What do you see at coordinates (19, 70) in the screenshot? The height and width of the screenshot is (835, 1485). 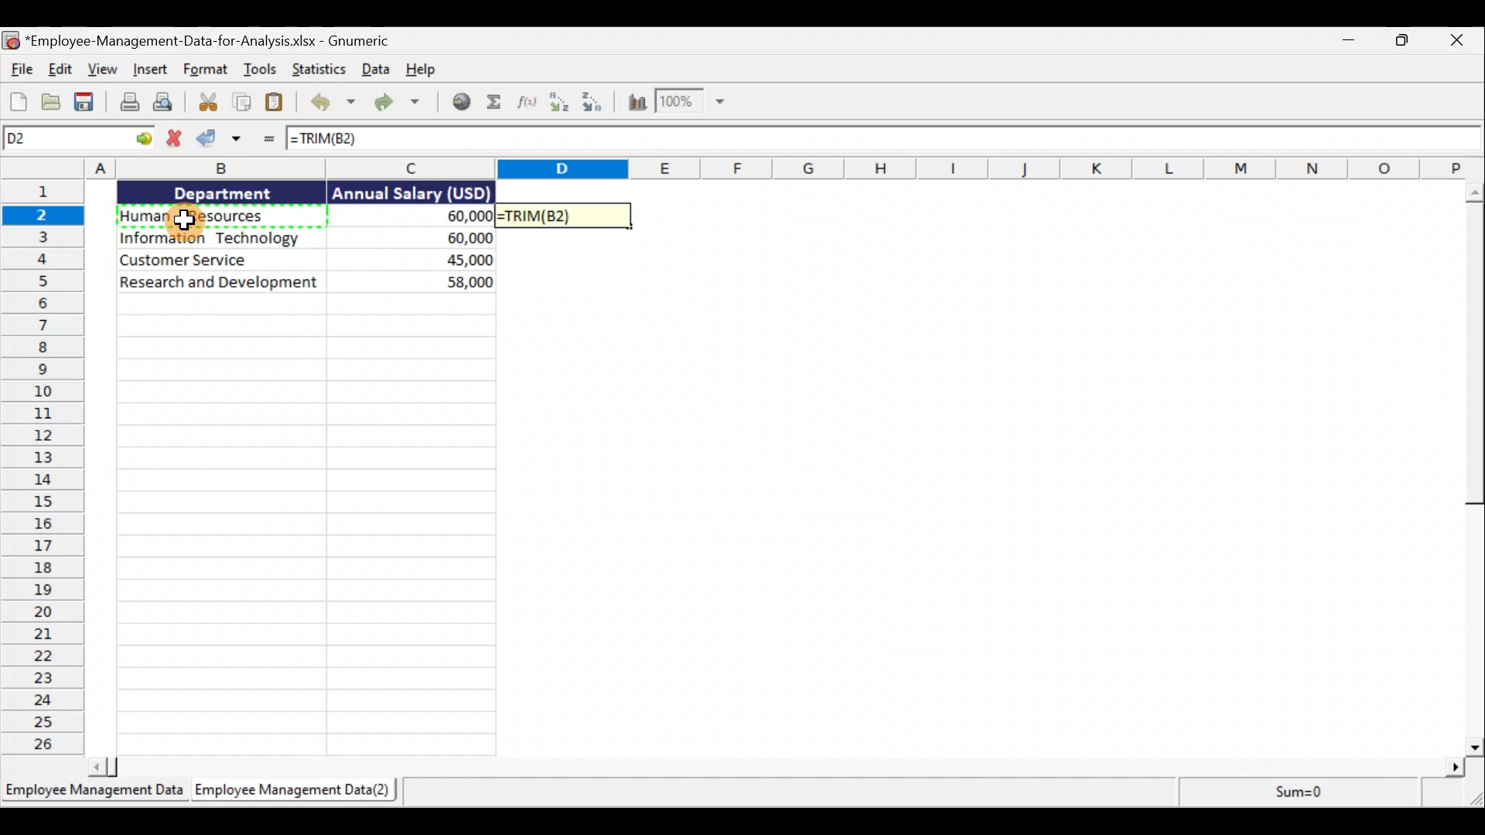 I see `File` at bounding box center [19, 70].